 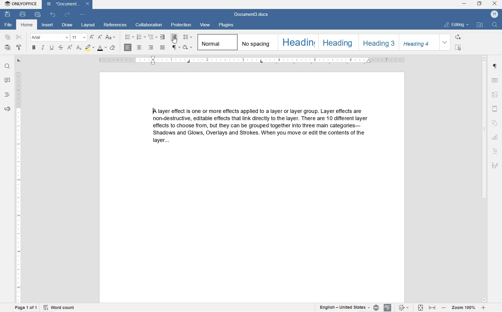 What do you see at coordinates (129, 37) in the screenshot?
I see `BULLETS` at bounding box center [129, 37].